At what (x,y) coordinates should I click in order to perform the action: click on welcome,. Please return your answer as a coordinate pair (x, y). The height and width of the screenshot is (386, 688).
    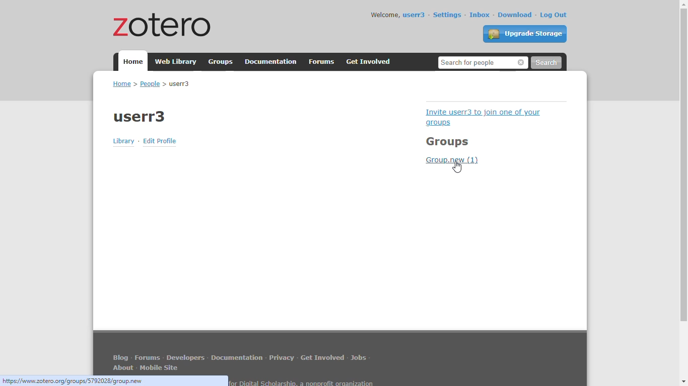
    Looking at the image, I should click on (385, 15).